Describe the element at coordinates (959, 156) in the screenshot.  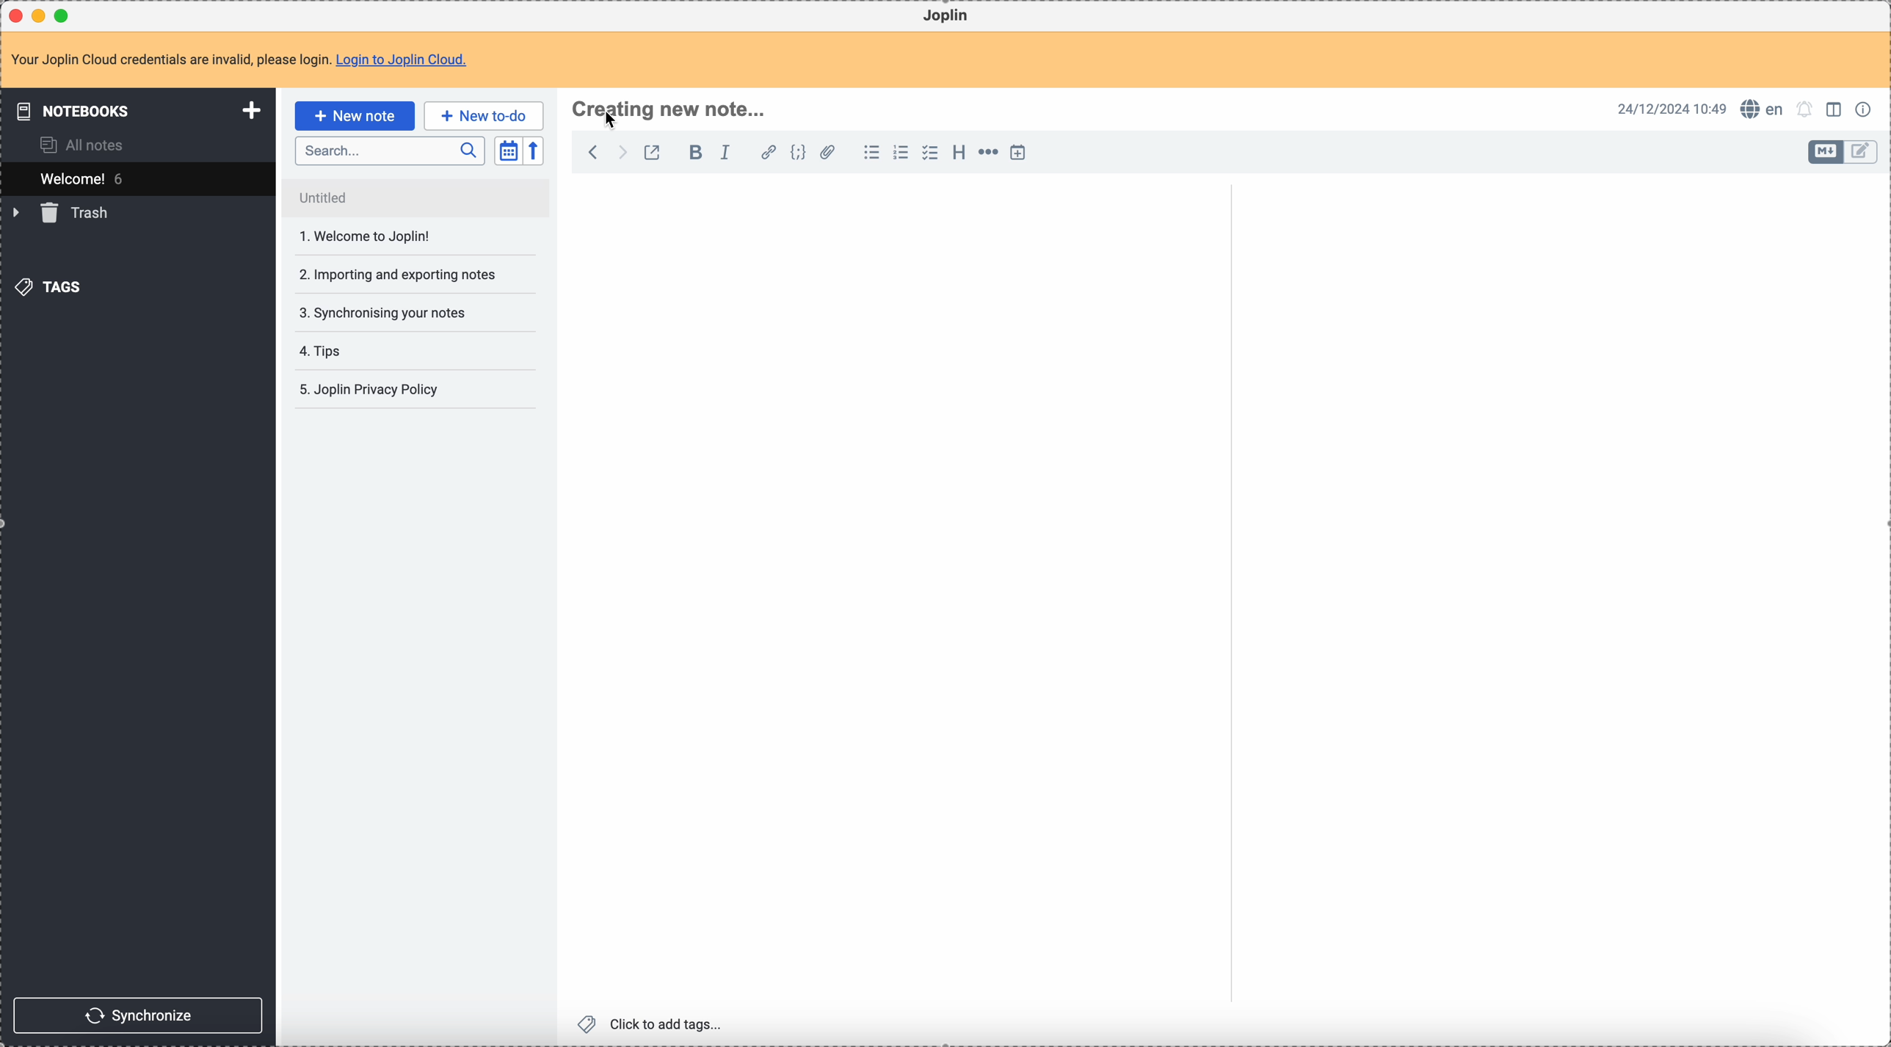
I see `heading` at that location.